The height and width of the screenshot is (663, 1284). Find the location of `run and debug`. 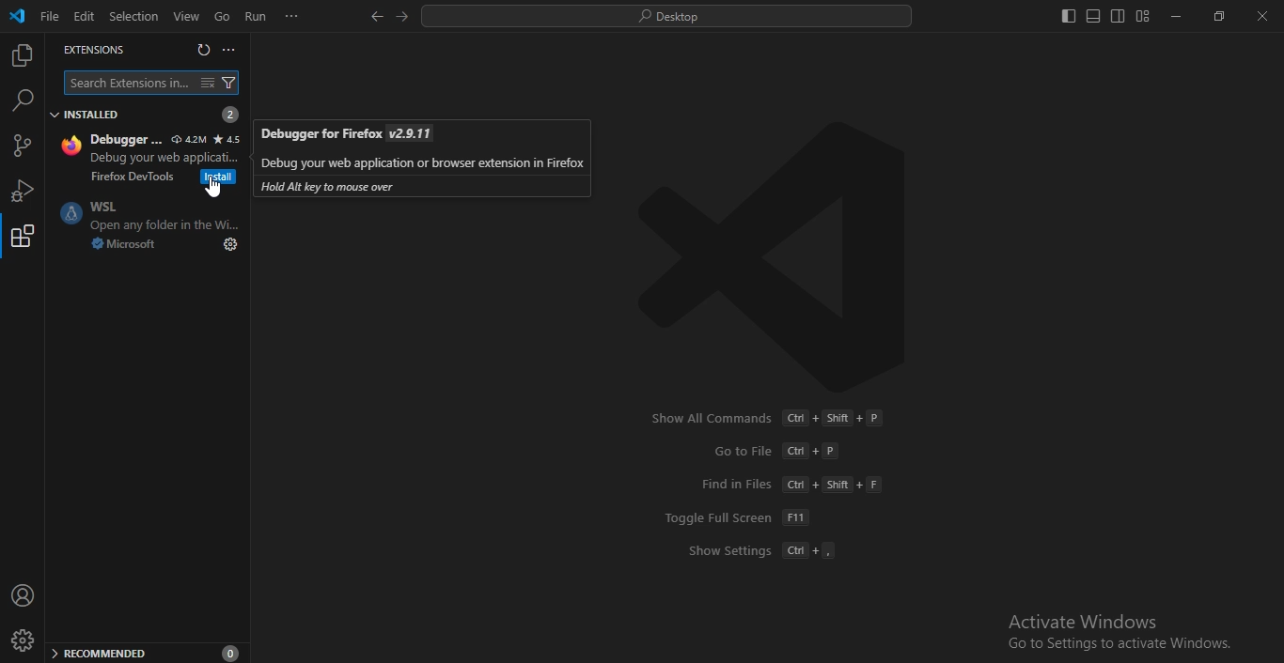

run and debug is located at coordinates (21, 189).